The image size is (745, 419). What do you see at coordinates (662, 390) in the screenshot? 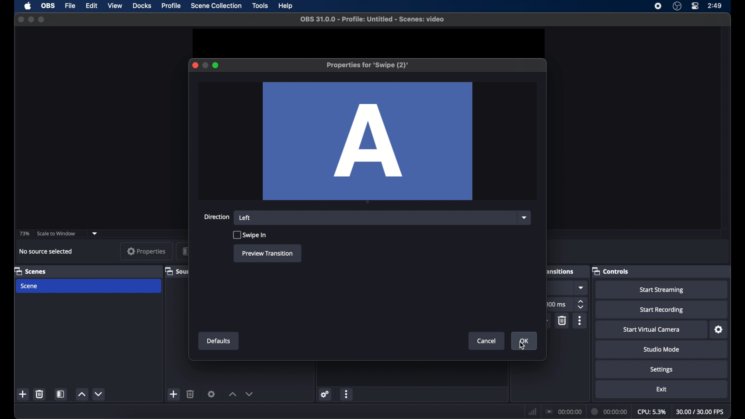
I see `exit` at bounding box center [662, 390].